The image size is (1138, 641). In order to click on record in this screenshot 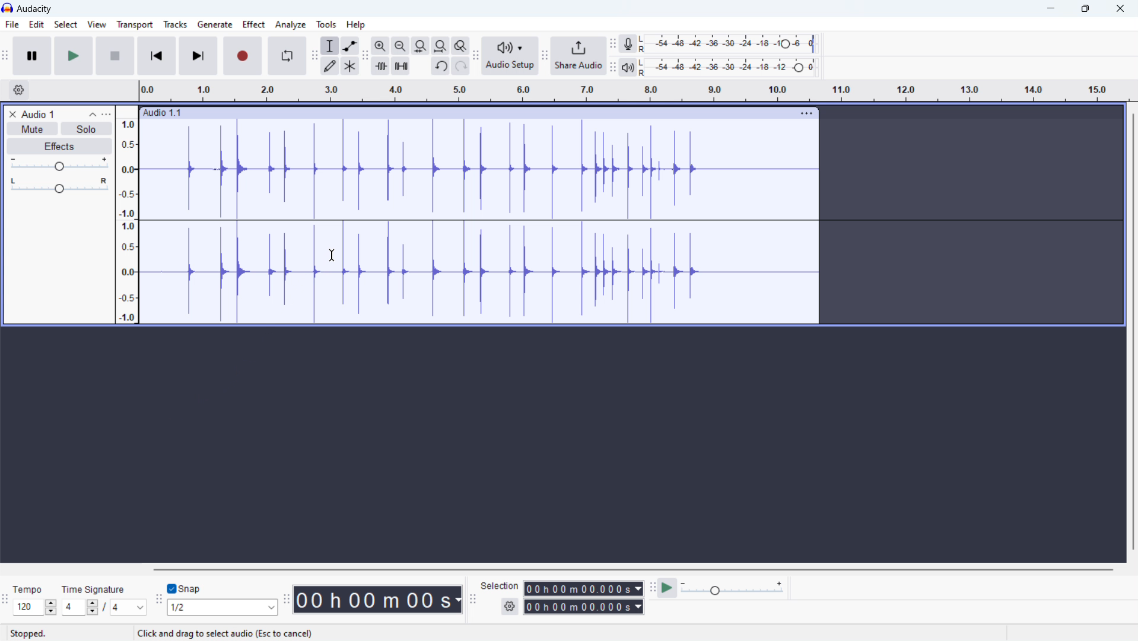, I will do `click(243, 56)`.